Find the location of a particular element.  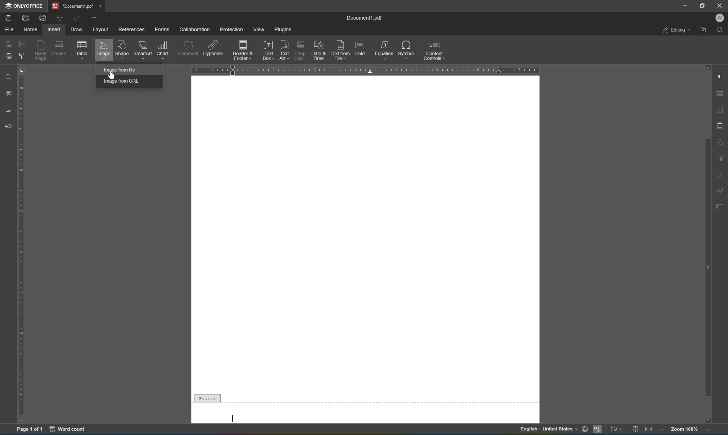

open file location is located at coordinates (704, 30).